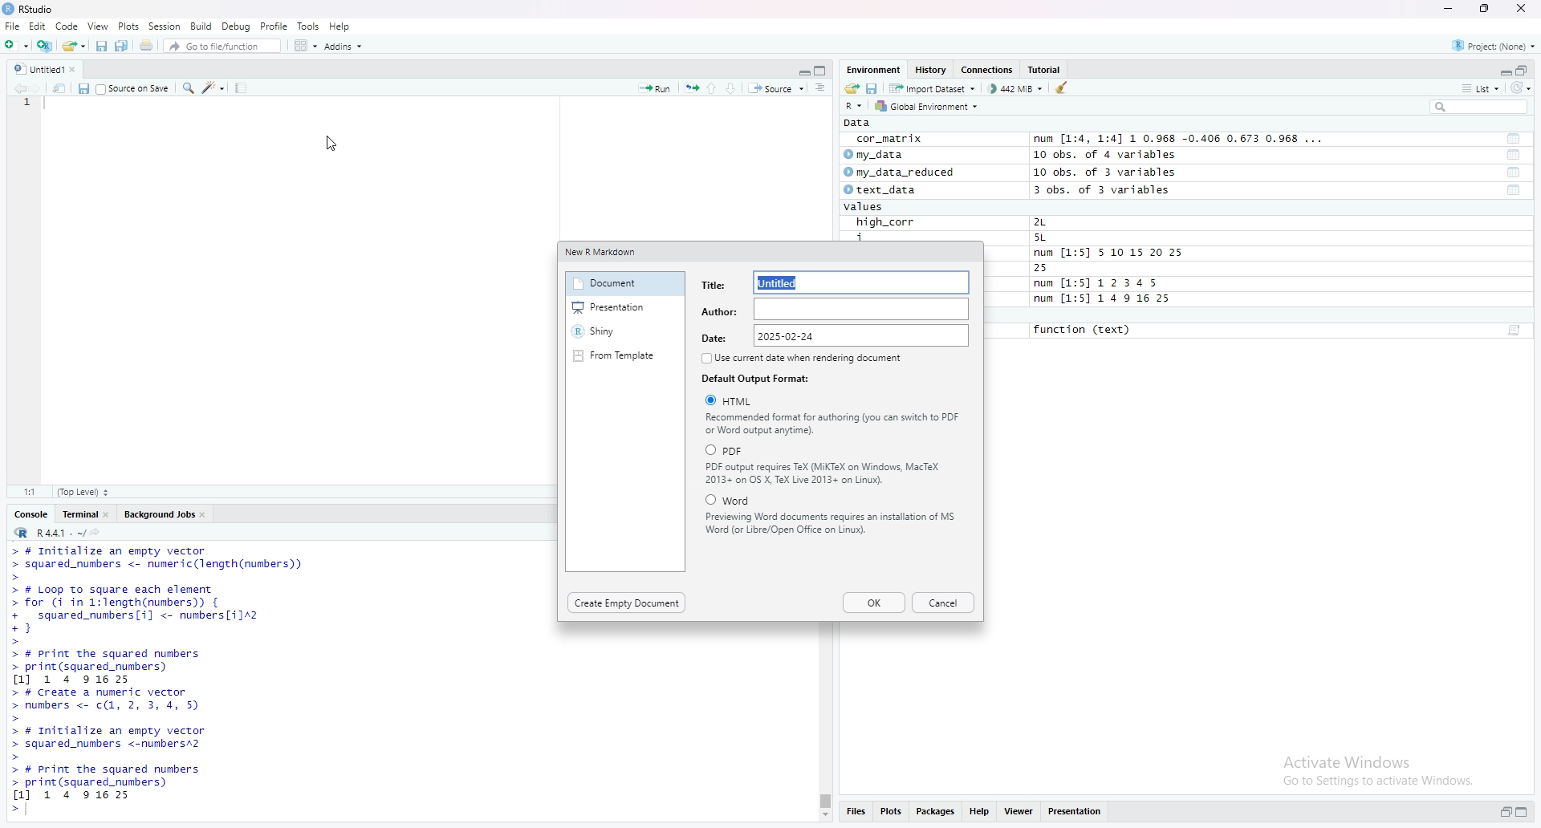 The height and width of the screenshot is (828, 1541). Describe the element at coordinates (205, 514) in the screenshot. I see `close` at that location.